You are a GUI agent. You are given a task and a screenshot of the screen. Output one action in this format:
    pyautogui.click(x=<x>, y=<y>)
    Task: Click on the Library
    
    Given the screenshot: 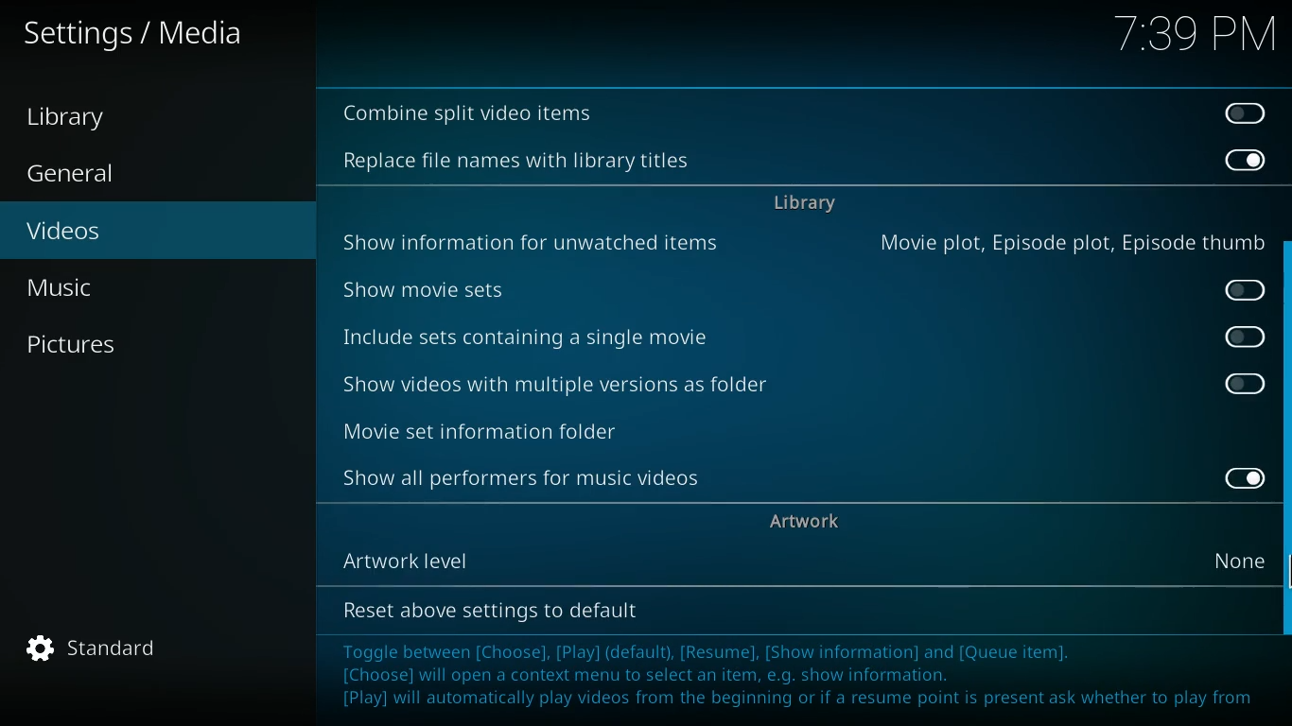 What is the action you would take?
    pyautogui.click(x=84, y=118)
    